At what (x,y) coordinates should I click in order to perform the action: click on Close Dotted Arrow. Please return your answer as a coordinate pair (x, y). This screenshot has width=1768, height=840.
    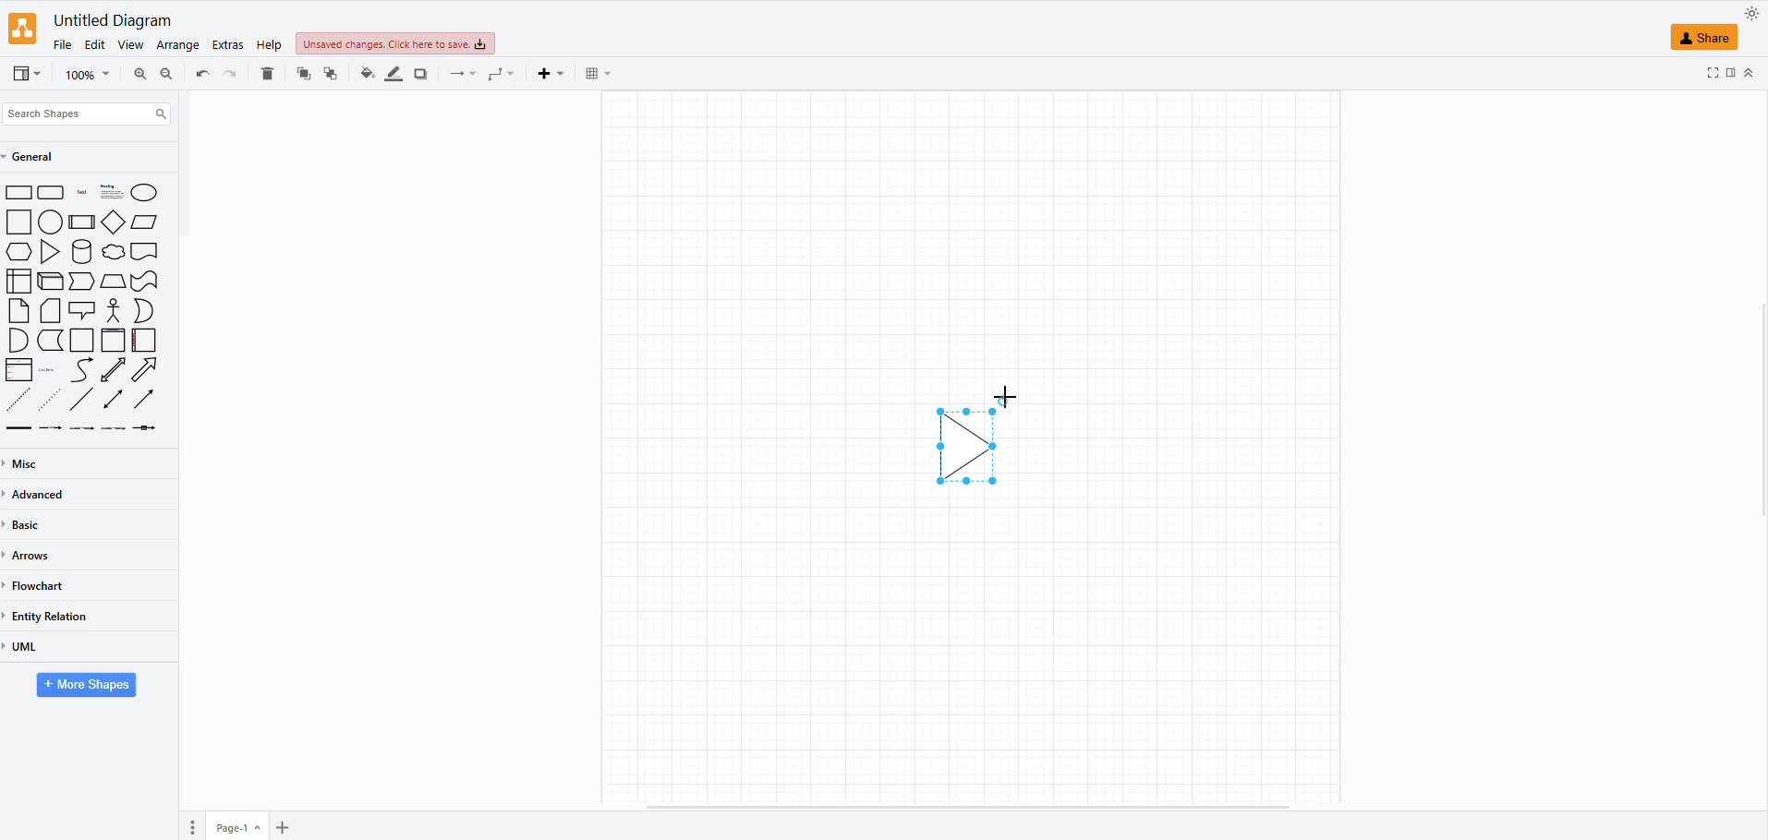
    Looking at the image, I should click on (18, 399).